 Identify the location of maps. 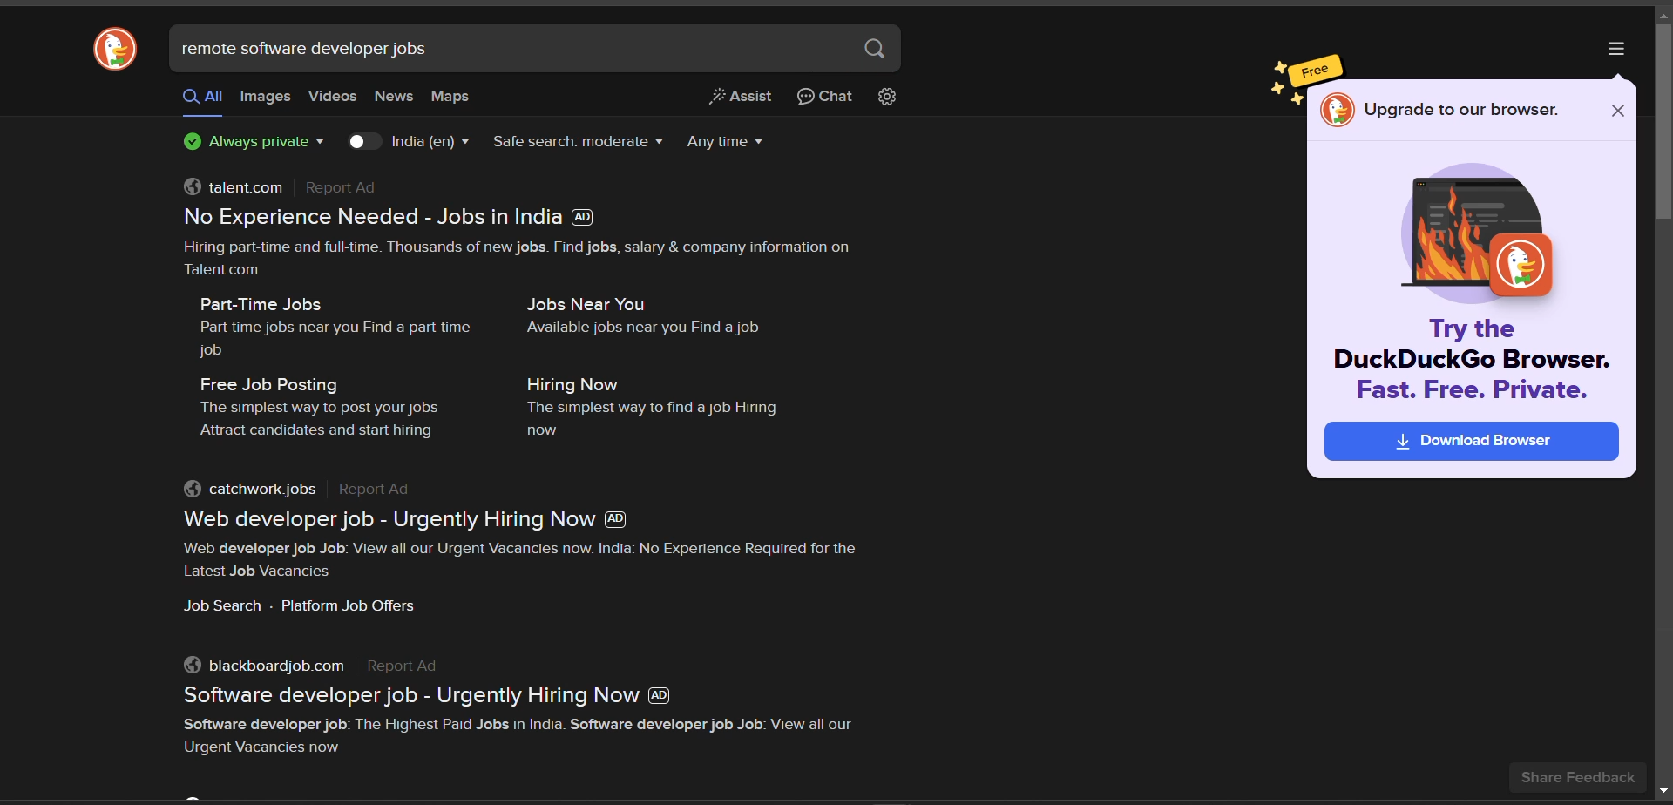
(456, 98).